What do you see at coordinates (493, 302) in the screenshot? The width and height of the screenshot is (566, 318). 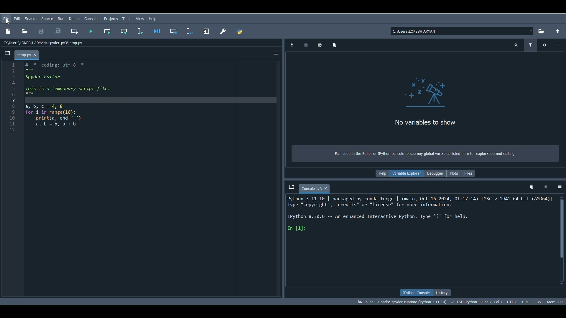 I see `Cursor position` at bounding box center [493, 302].